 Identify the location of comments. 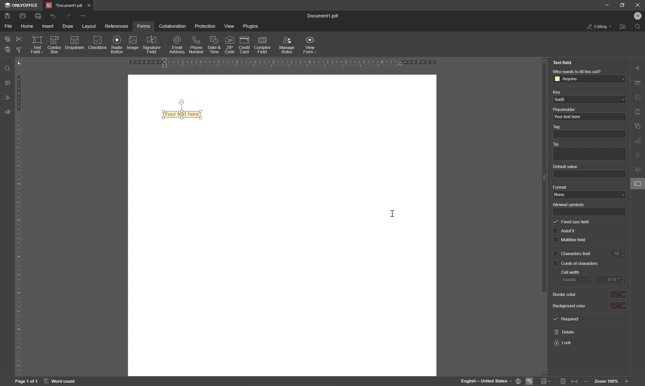
(8, 83).